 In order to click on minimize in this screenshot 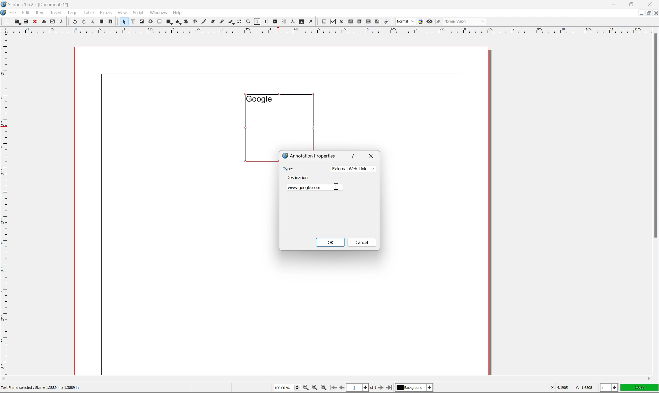, I will do `click(638, 12)`.